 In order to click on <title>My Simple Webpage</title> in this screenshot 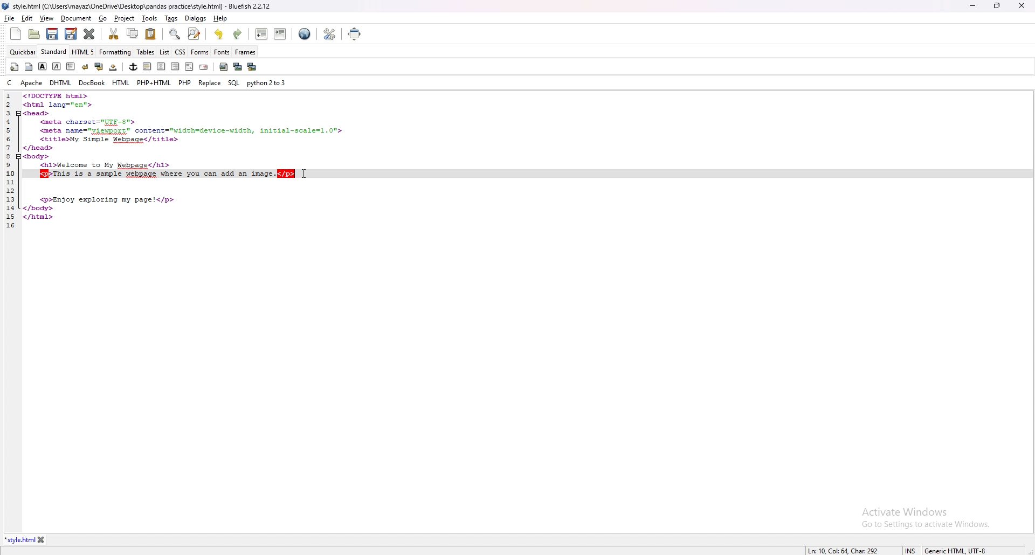, I will do `click(110, 140)`.